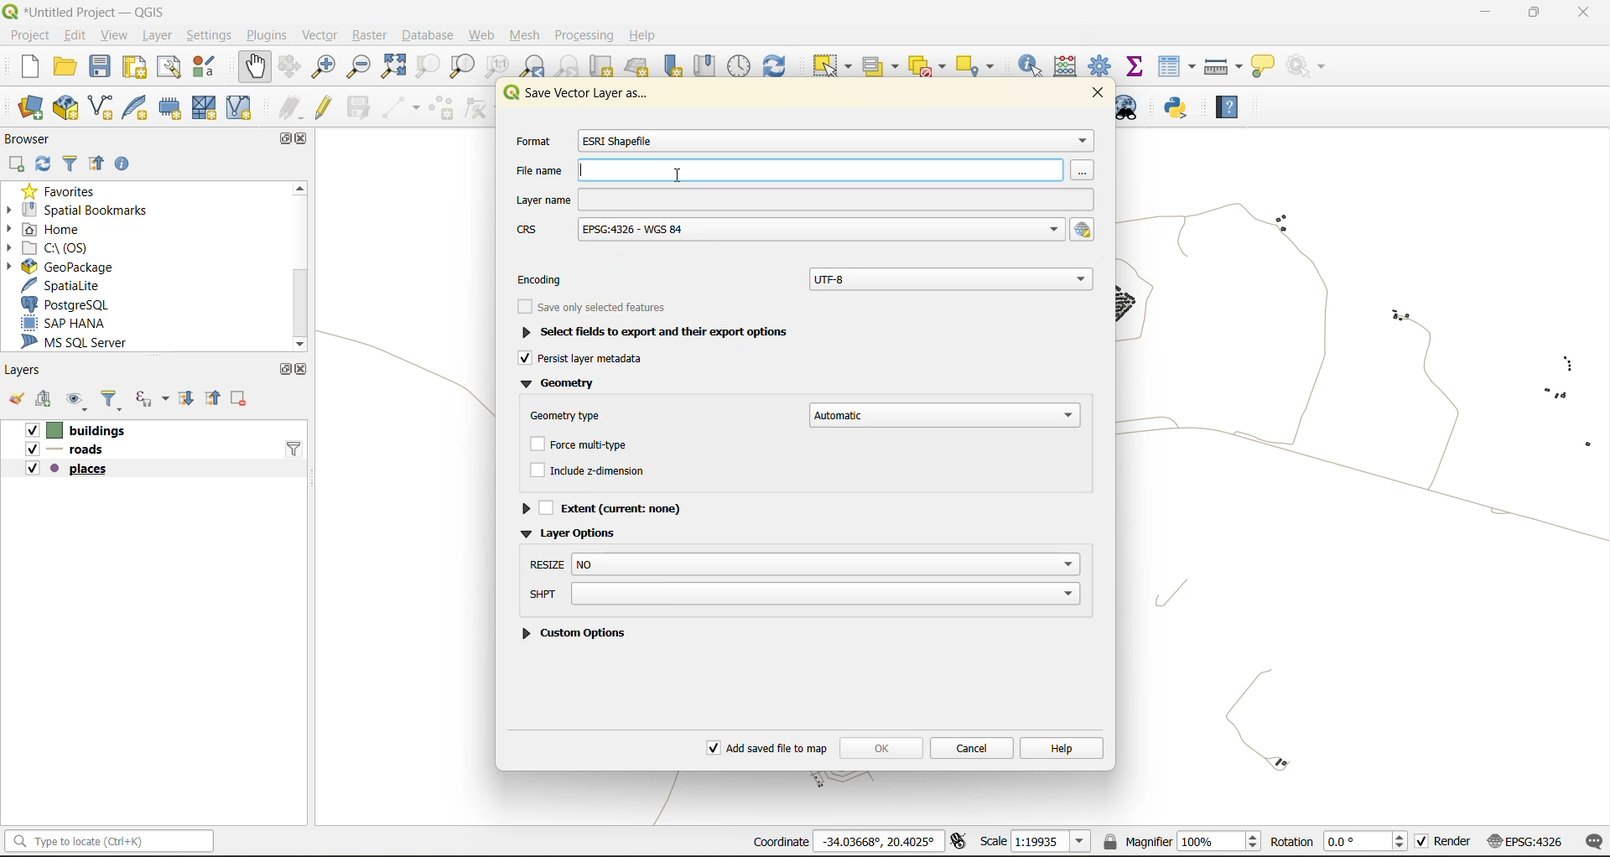  Describe the element at coordinates (65, 109) in the screenshot. I see `new geopackage layer` at that location.